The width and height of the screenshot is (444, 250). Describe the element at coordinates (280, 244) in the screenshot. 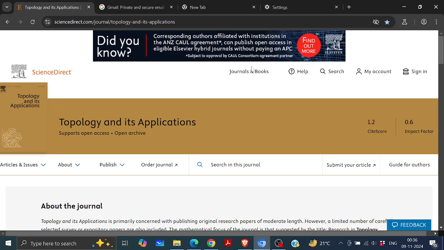

I see `obs studio` at that location.